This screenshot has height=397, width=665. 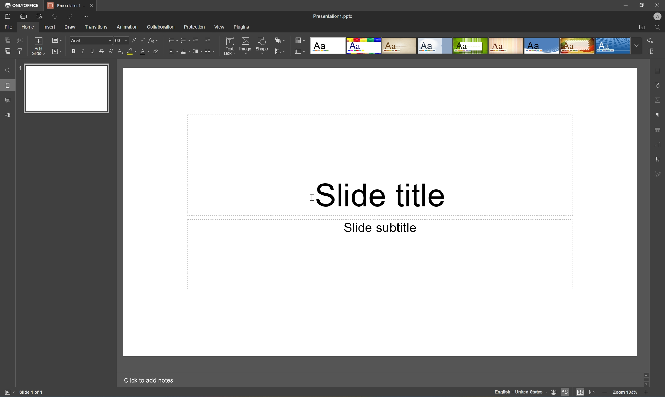 I want to click on Draw, so click(x=70, y=27).